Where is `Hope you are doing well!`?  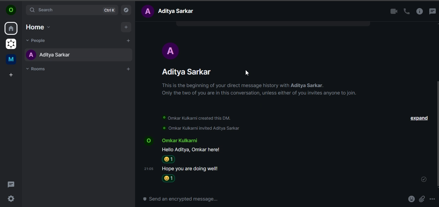
Hope you are doing well! is located at coordinates (193, 169).